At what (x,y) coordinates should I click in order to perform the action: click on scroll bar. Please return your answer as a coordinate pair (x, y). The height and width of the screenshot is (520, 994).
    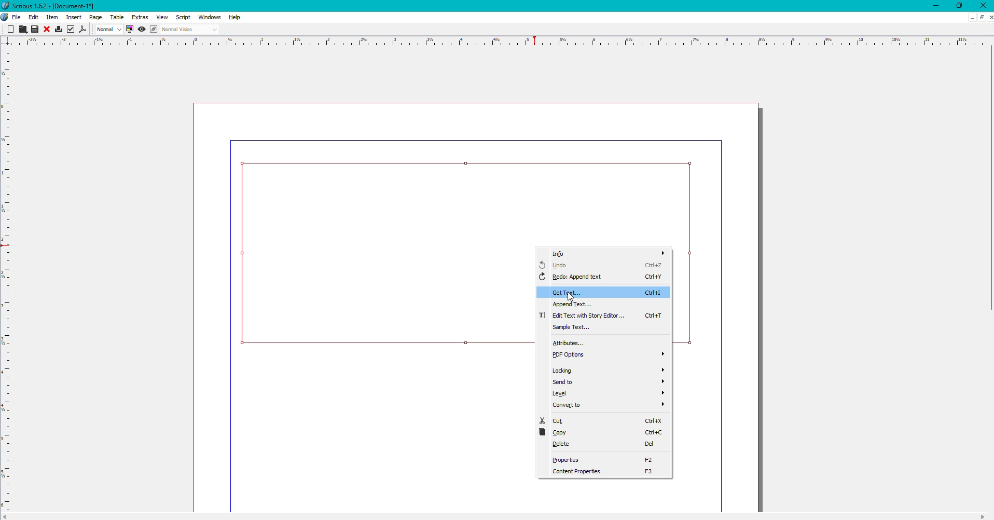
    Looking at the image, I should click on (991, 181).